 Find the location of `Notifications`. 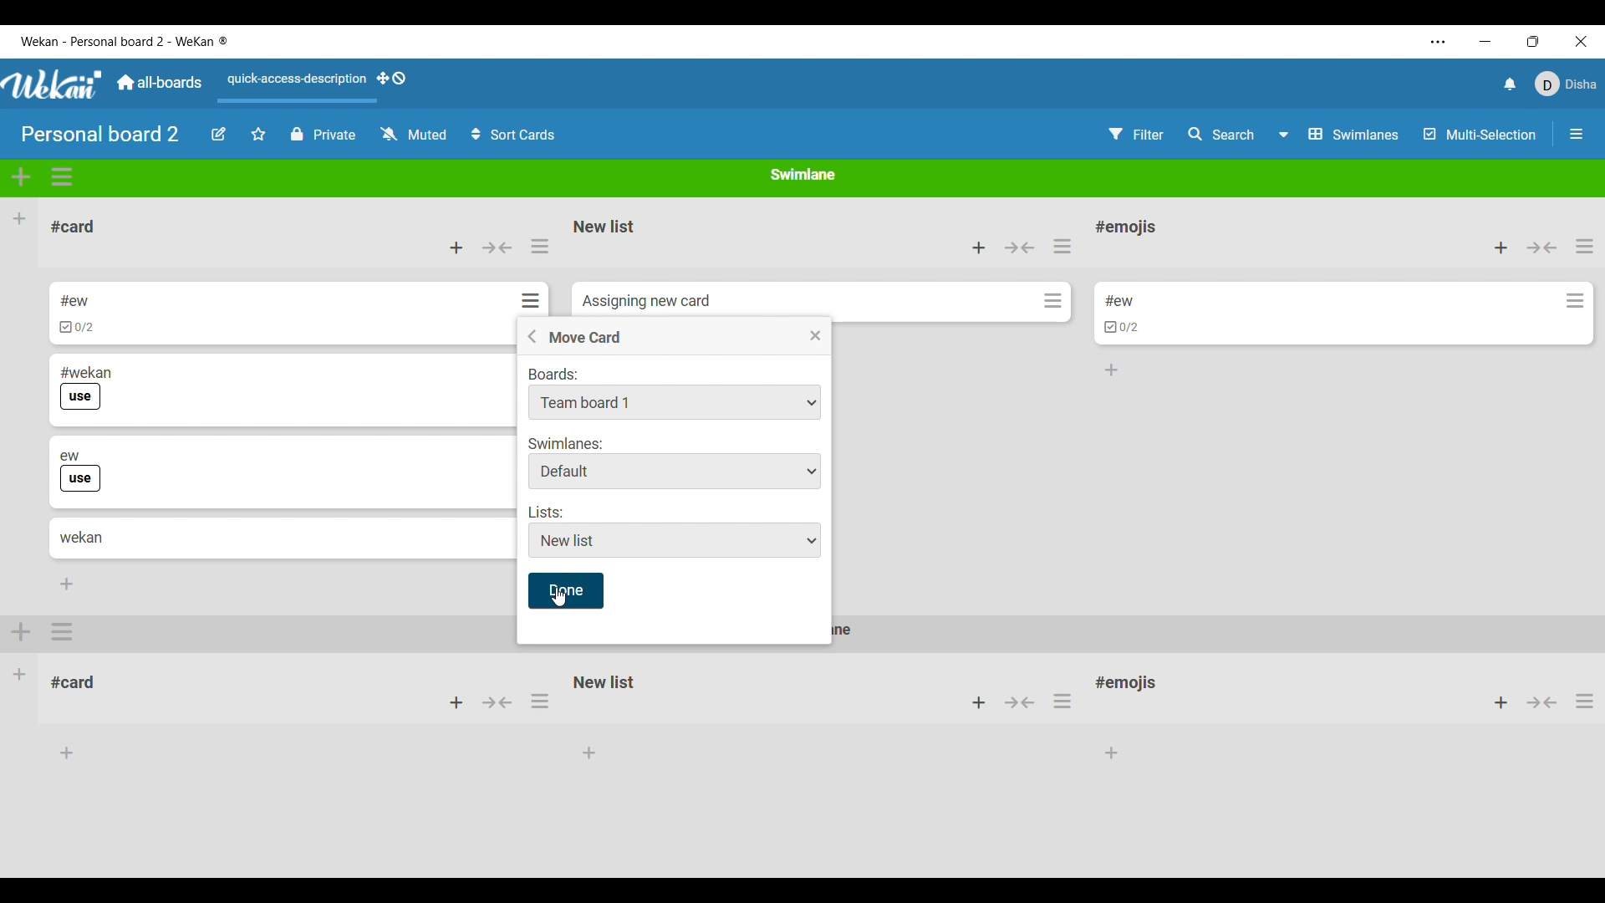

Notifications is located at coordinates (1511, 84).